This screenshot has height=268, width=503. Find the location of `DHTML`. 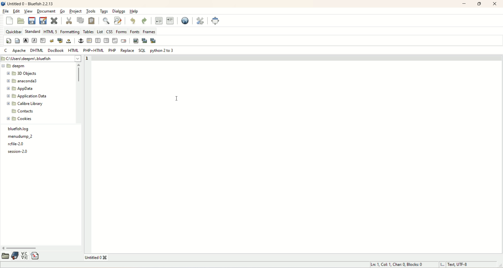

DHTML is located at coordinates (37, 50).